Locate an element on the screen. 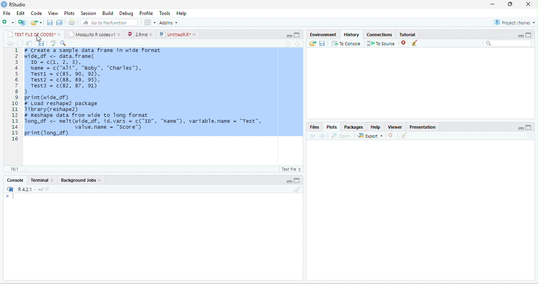 The height and width of the screenshot is (284, 538). Mosquito R codes.v1 is located at coordinates (91, 34).